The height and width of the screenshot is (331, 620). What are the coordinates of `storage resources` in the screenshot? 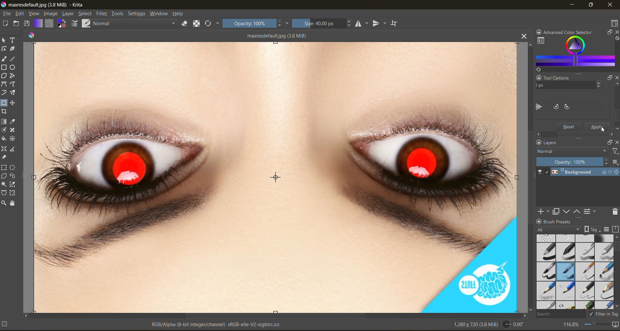 It's located at (615, 229).